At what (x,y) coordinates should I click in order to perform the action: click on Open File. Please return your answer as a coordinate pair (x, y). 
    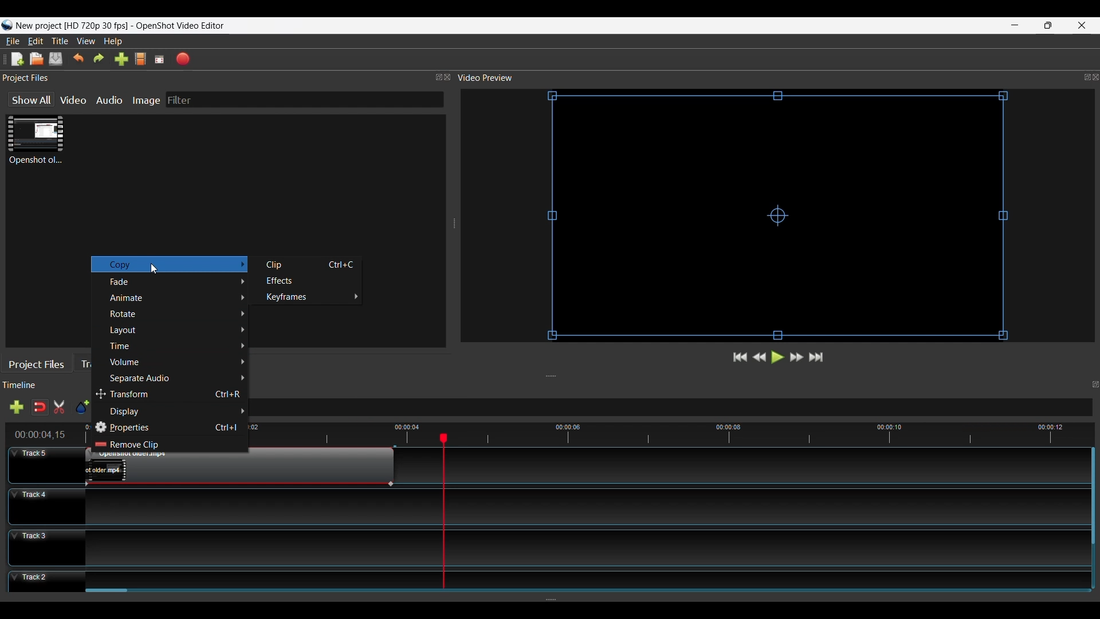
    Looking at the image, I should click on (36, 59).